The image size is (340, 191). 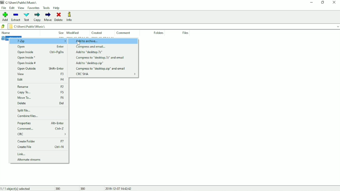 What do you see at coordinates (89, 63) in the screenshot?
I see `Add to "desktop.zip"` at bounding box center [89, 63].